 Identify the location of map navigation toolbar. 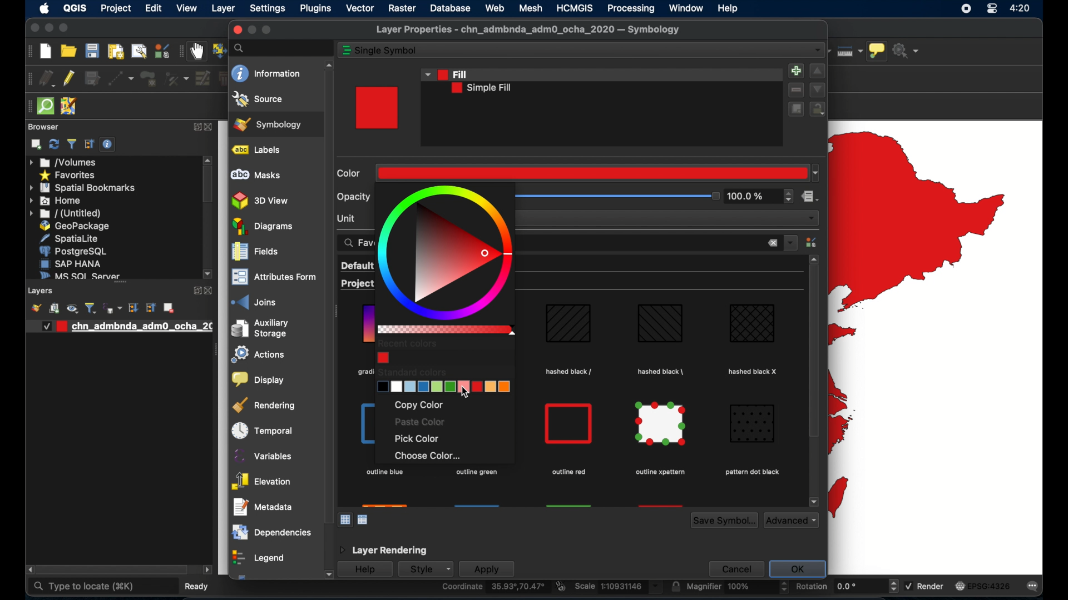
(180, 52).